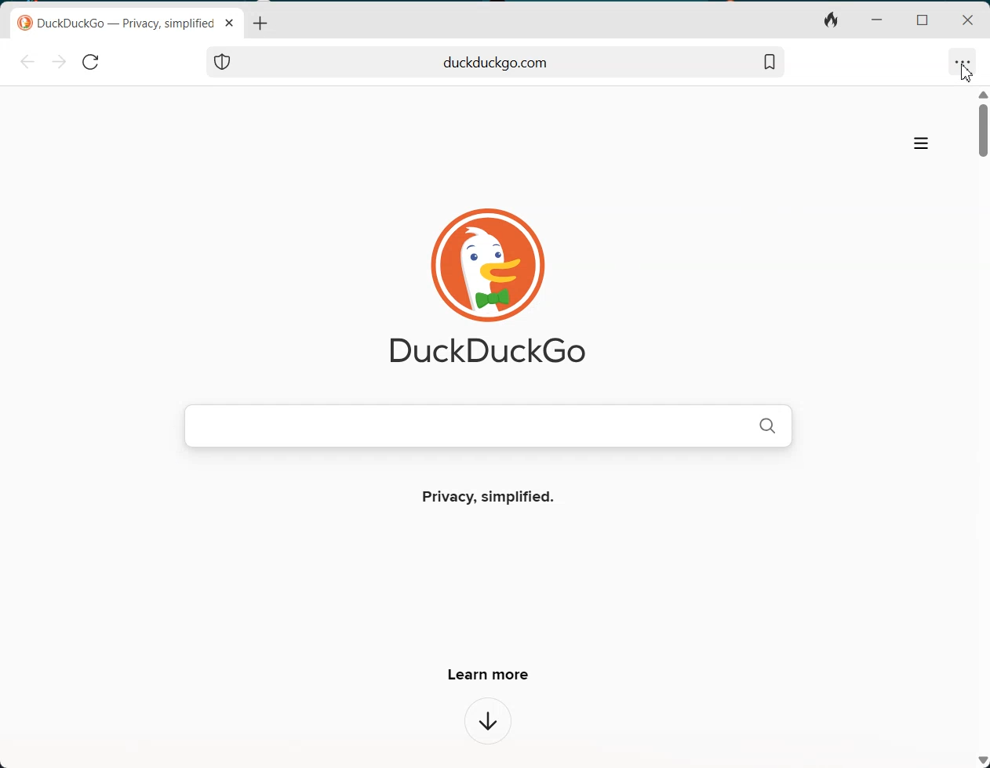 This screenshot has height=768, width=990. Describe the element at coordinates (486, 674) in the screenshot. I see `Learn more` at that location.